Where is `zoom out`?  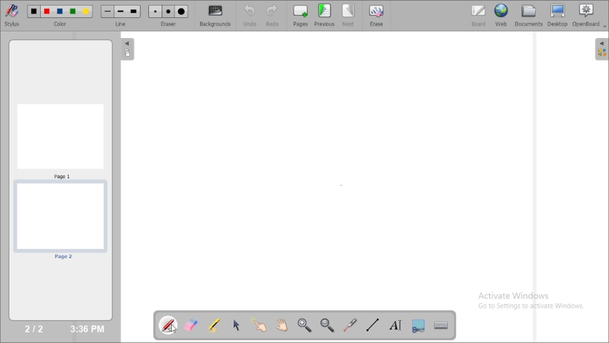
zoom out is located at coordinates (328, 325).